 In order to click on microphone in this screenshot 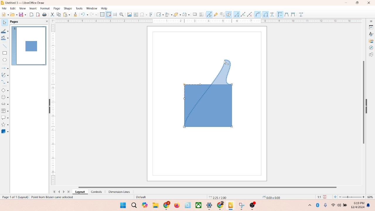, I will do `click(326, 205)`.